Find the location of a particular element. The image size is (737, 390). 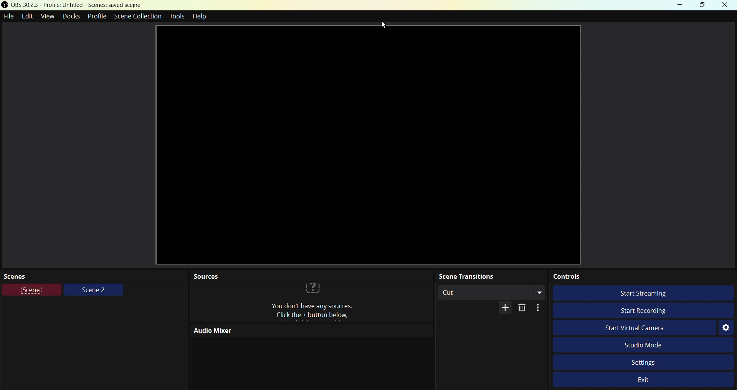

Settings is located at coordinates (726, 327).